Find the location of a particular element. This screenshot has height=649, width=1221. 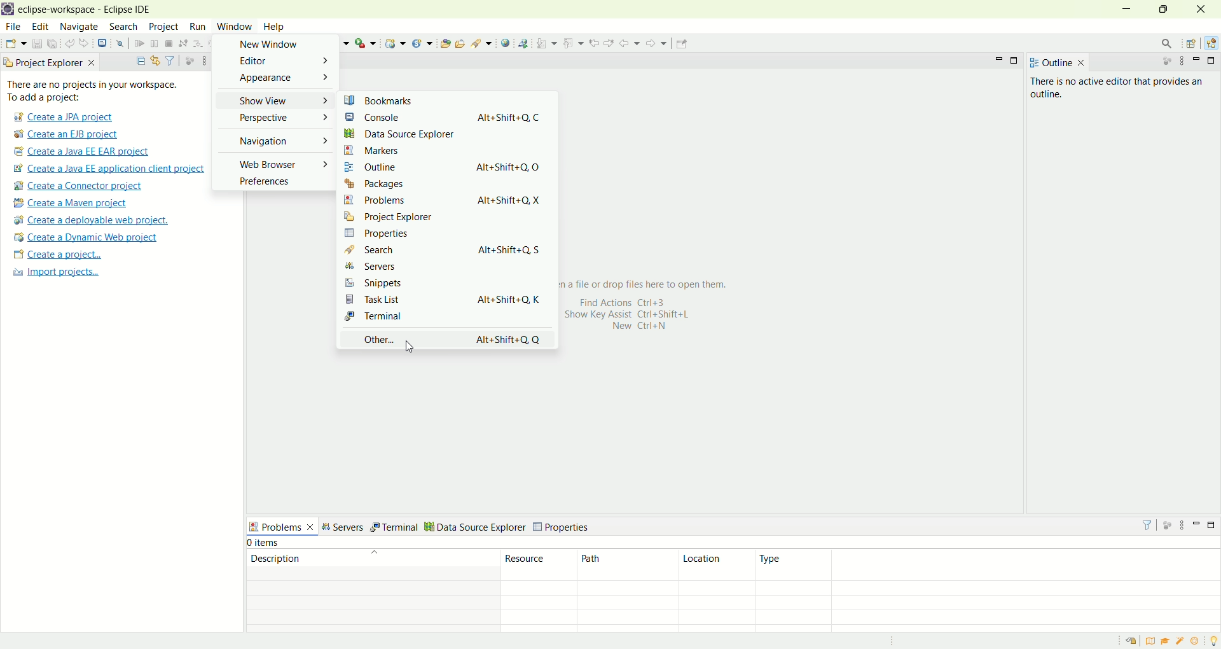

web browser is located at coordinates (273, 166).